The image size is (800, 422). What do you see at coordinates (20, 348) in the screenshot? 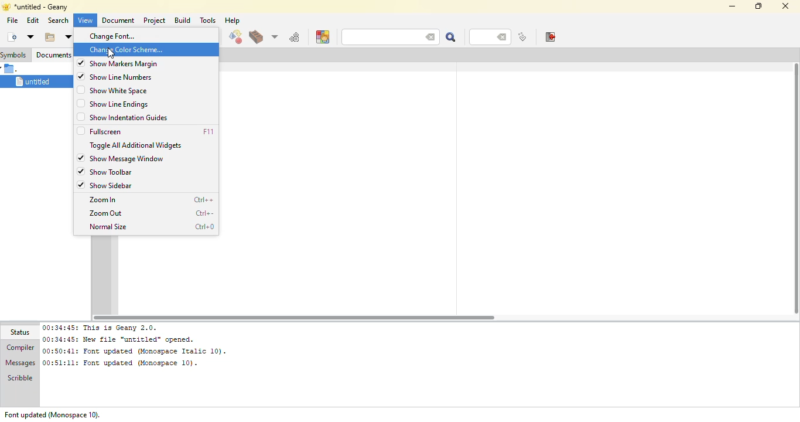
I see `compiler` at bounding box center [20, 348].